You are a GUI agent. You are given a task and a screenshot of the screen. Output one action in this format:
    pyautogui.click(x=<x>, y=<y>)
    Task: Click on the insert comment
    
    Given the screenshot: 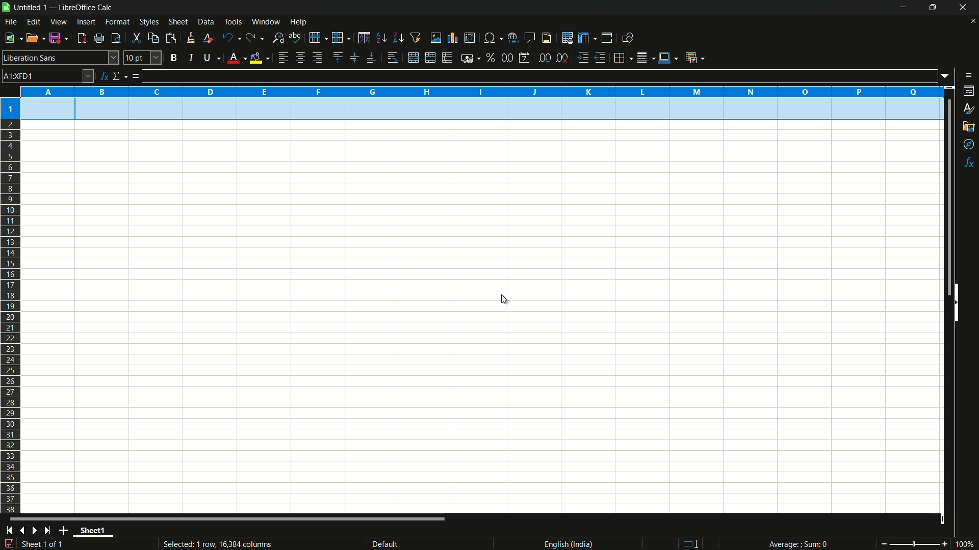 What is the action you would take?
    pyautogui.click(x=530, y=38)
    